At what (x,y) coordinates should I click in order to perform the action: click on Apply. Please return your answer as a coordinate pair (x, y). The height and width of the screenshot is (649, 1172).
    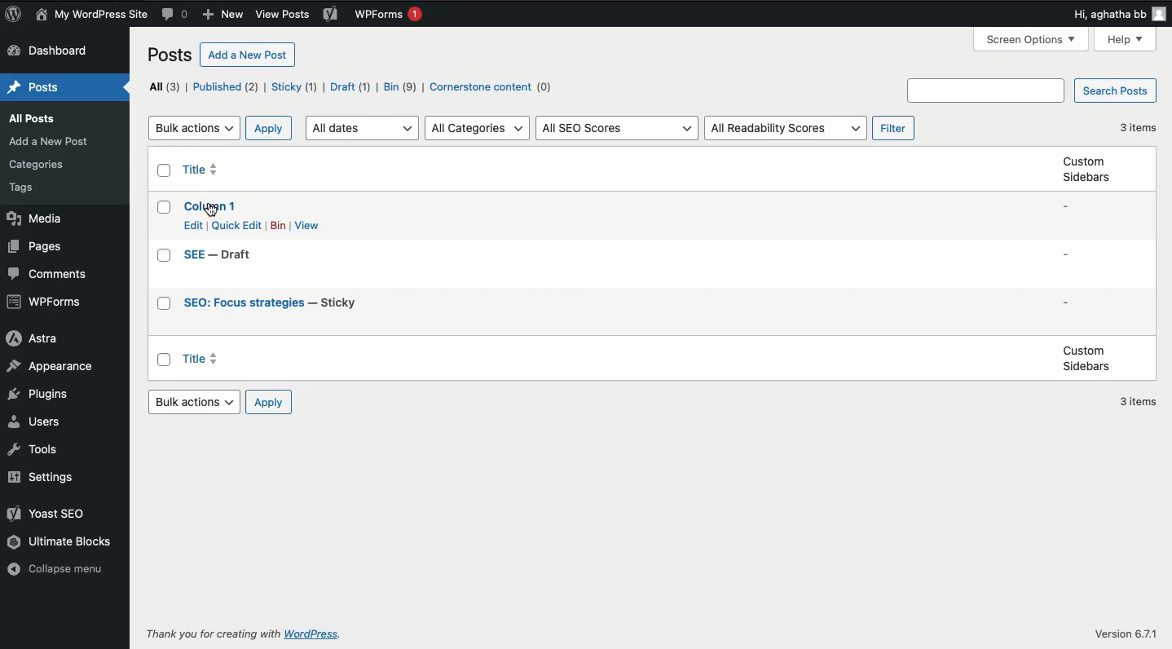
    Looking at the image, I should click on (268, 128).